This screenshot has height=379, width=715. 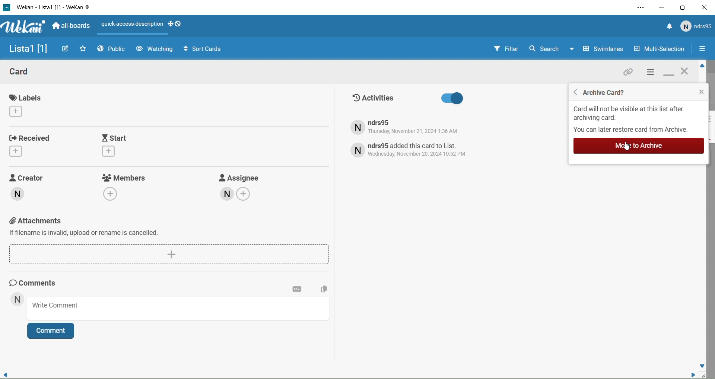 I want to click on Filter, so click(x=500, y=49).